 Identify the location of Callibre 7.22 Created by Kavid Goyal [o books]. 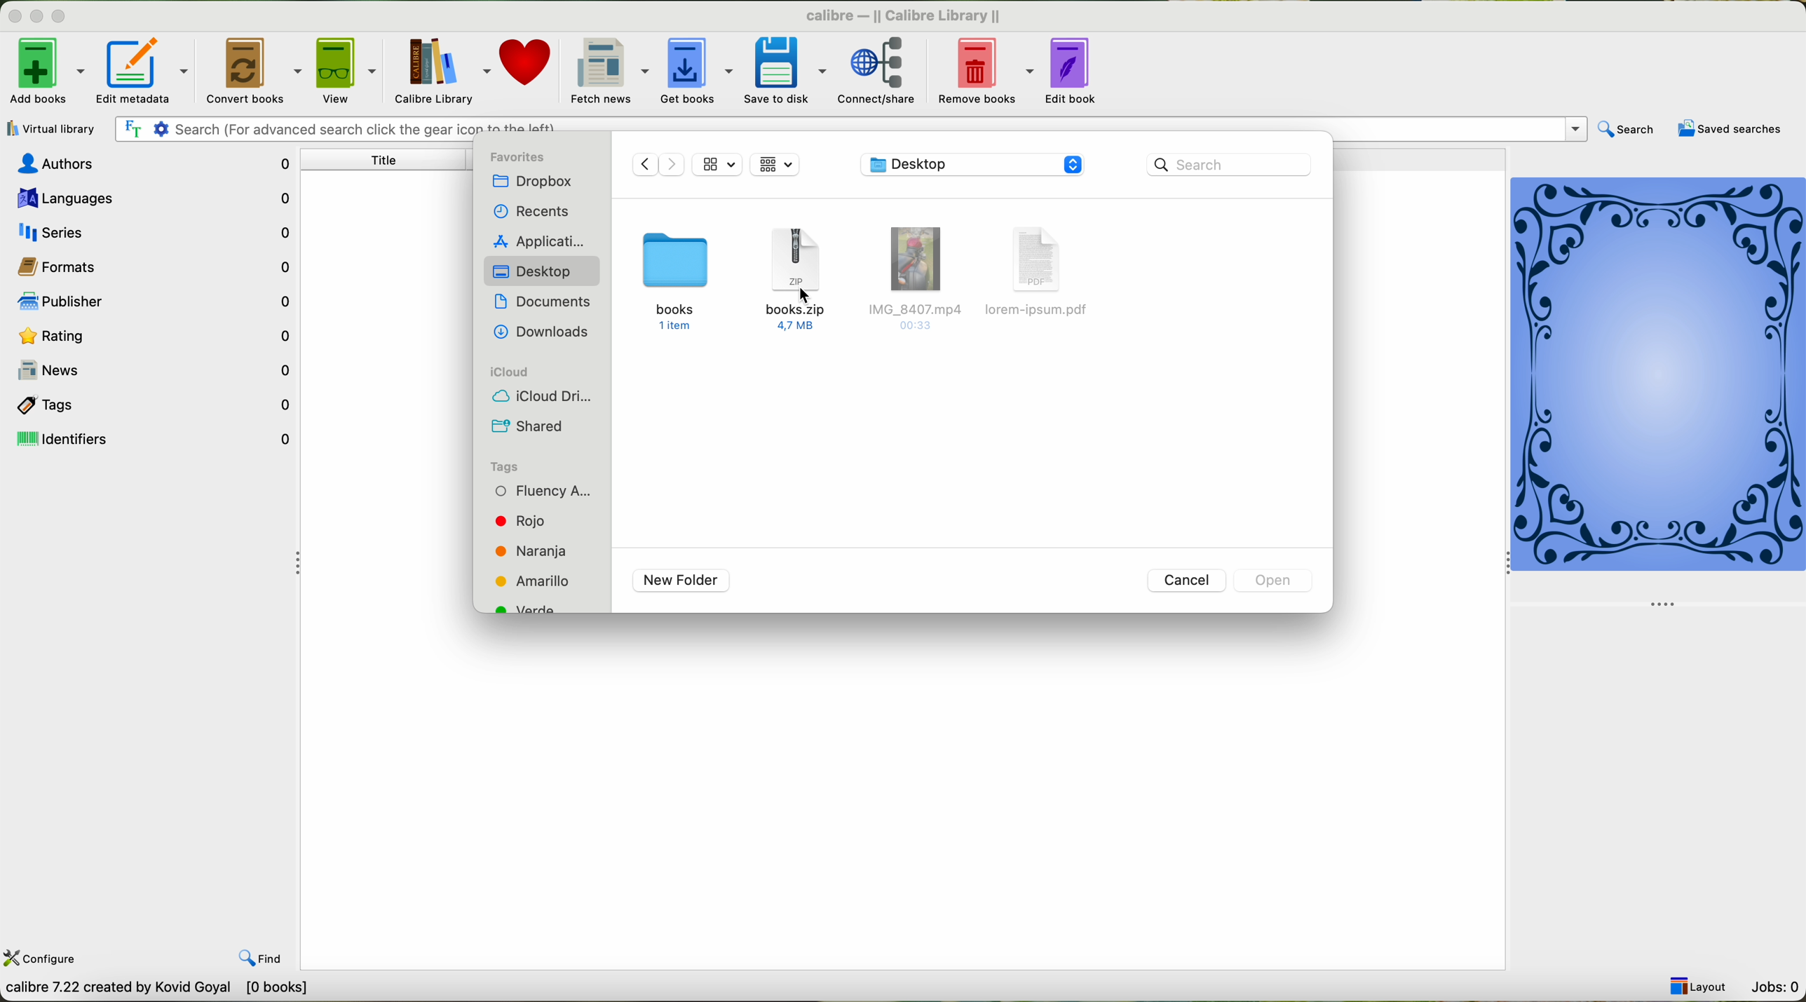
(170, 990).